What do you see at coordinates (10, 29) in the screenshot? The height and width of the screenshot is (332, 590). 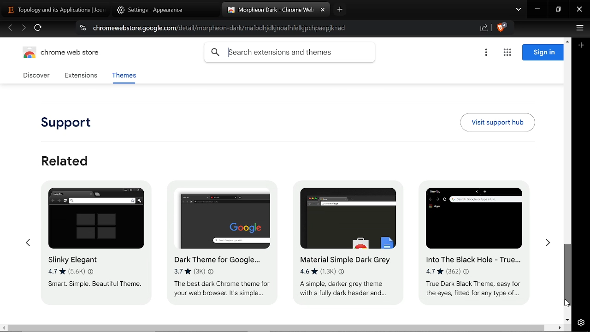 I see `Previous page` at bounding box center [10, 29].